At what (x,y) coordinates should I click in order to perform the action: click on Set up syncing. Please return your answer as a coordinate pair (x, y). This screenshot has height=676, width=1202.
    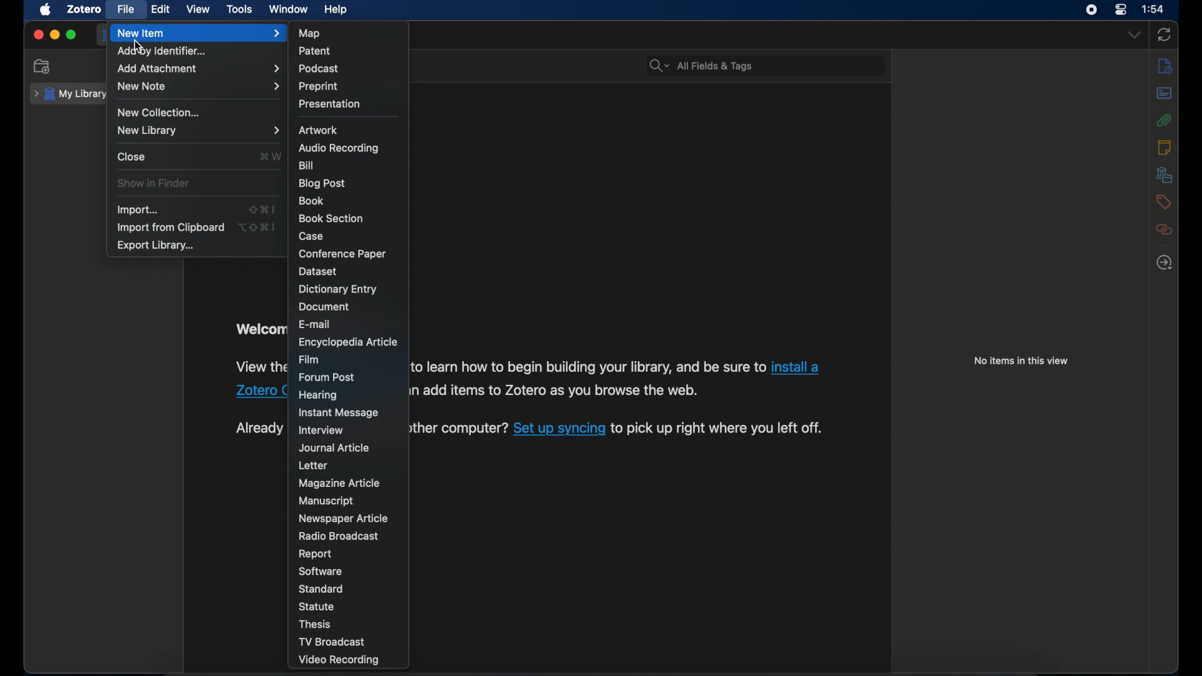
    Looking at the image, I should click on (559, 428).